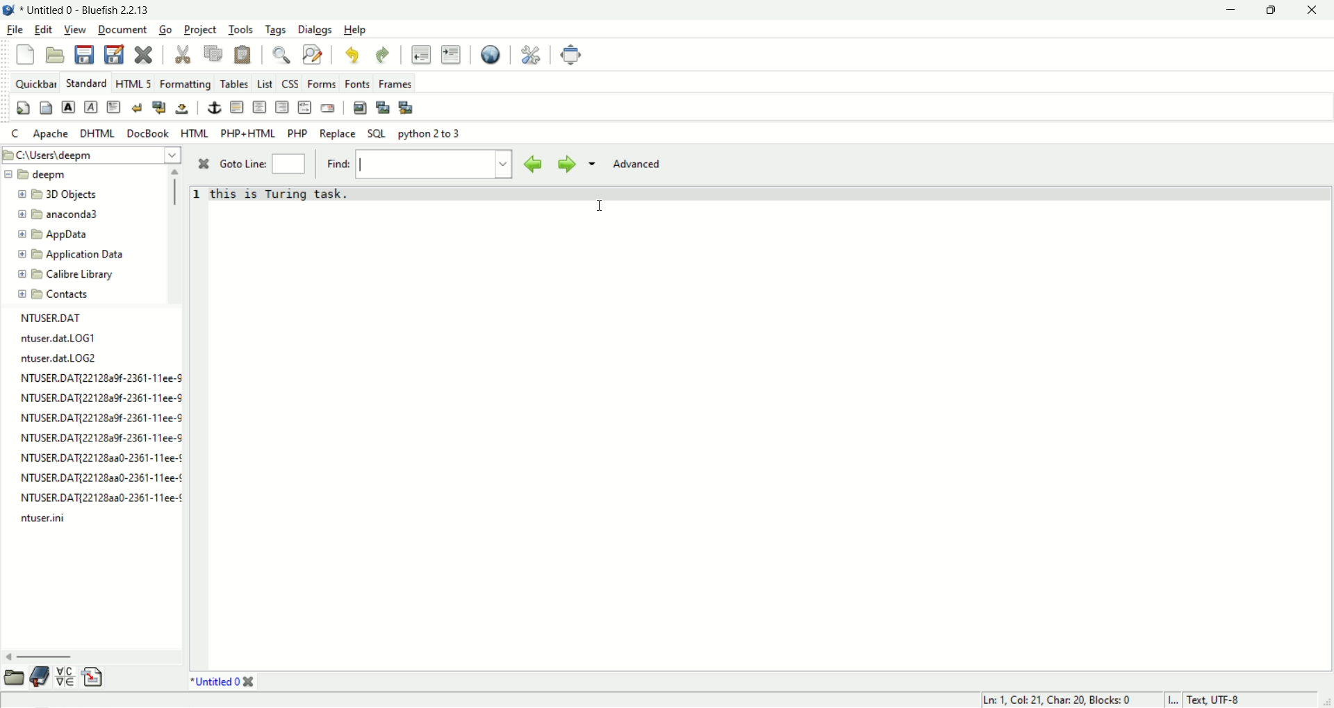 This screenshot has height=708, width=1334. I want to click on paste, so click(242, 56).